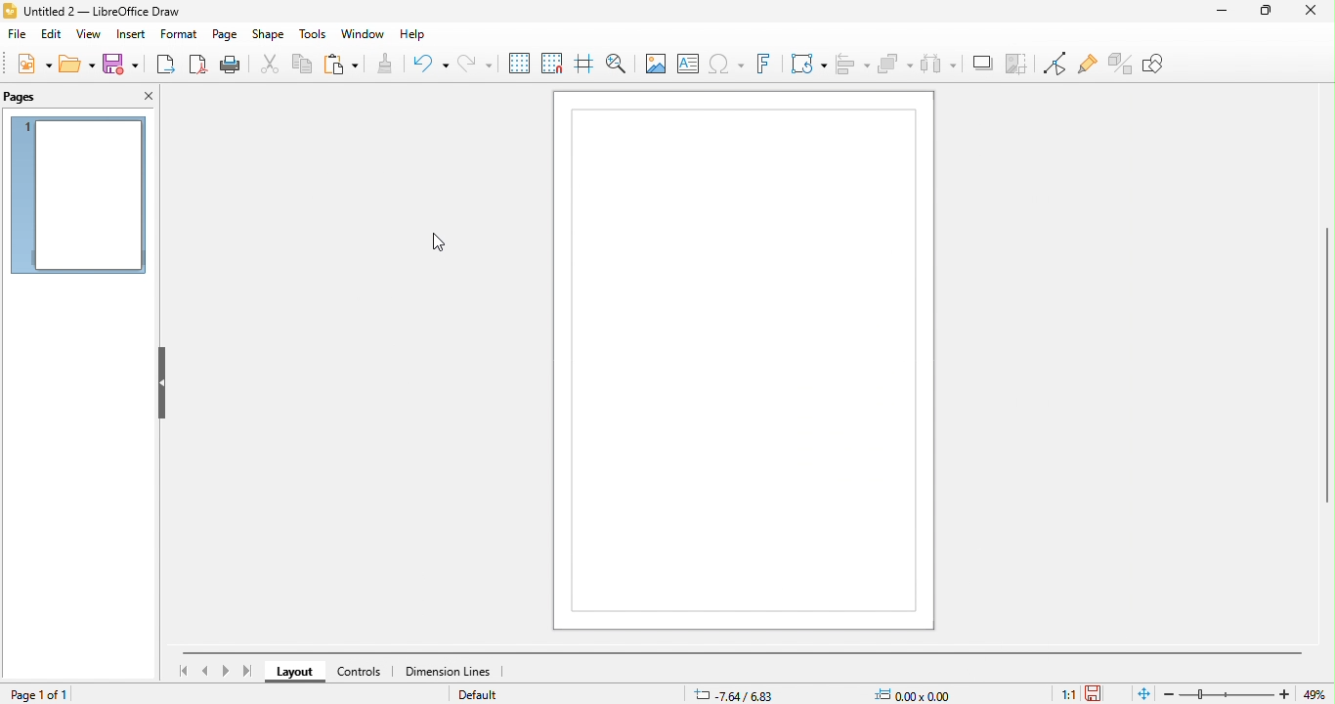 The height and width of the screenshot is (704, 1335). I want to click on print, so click(230, 65).